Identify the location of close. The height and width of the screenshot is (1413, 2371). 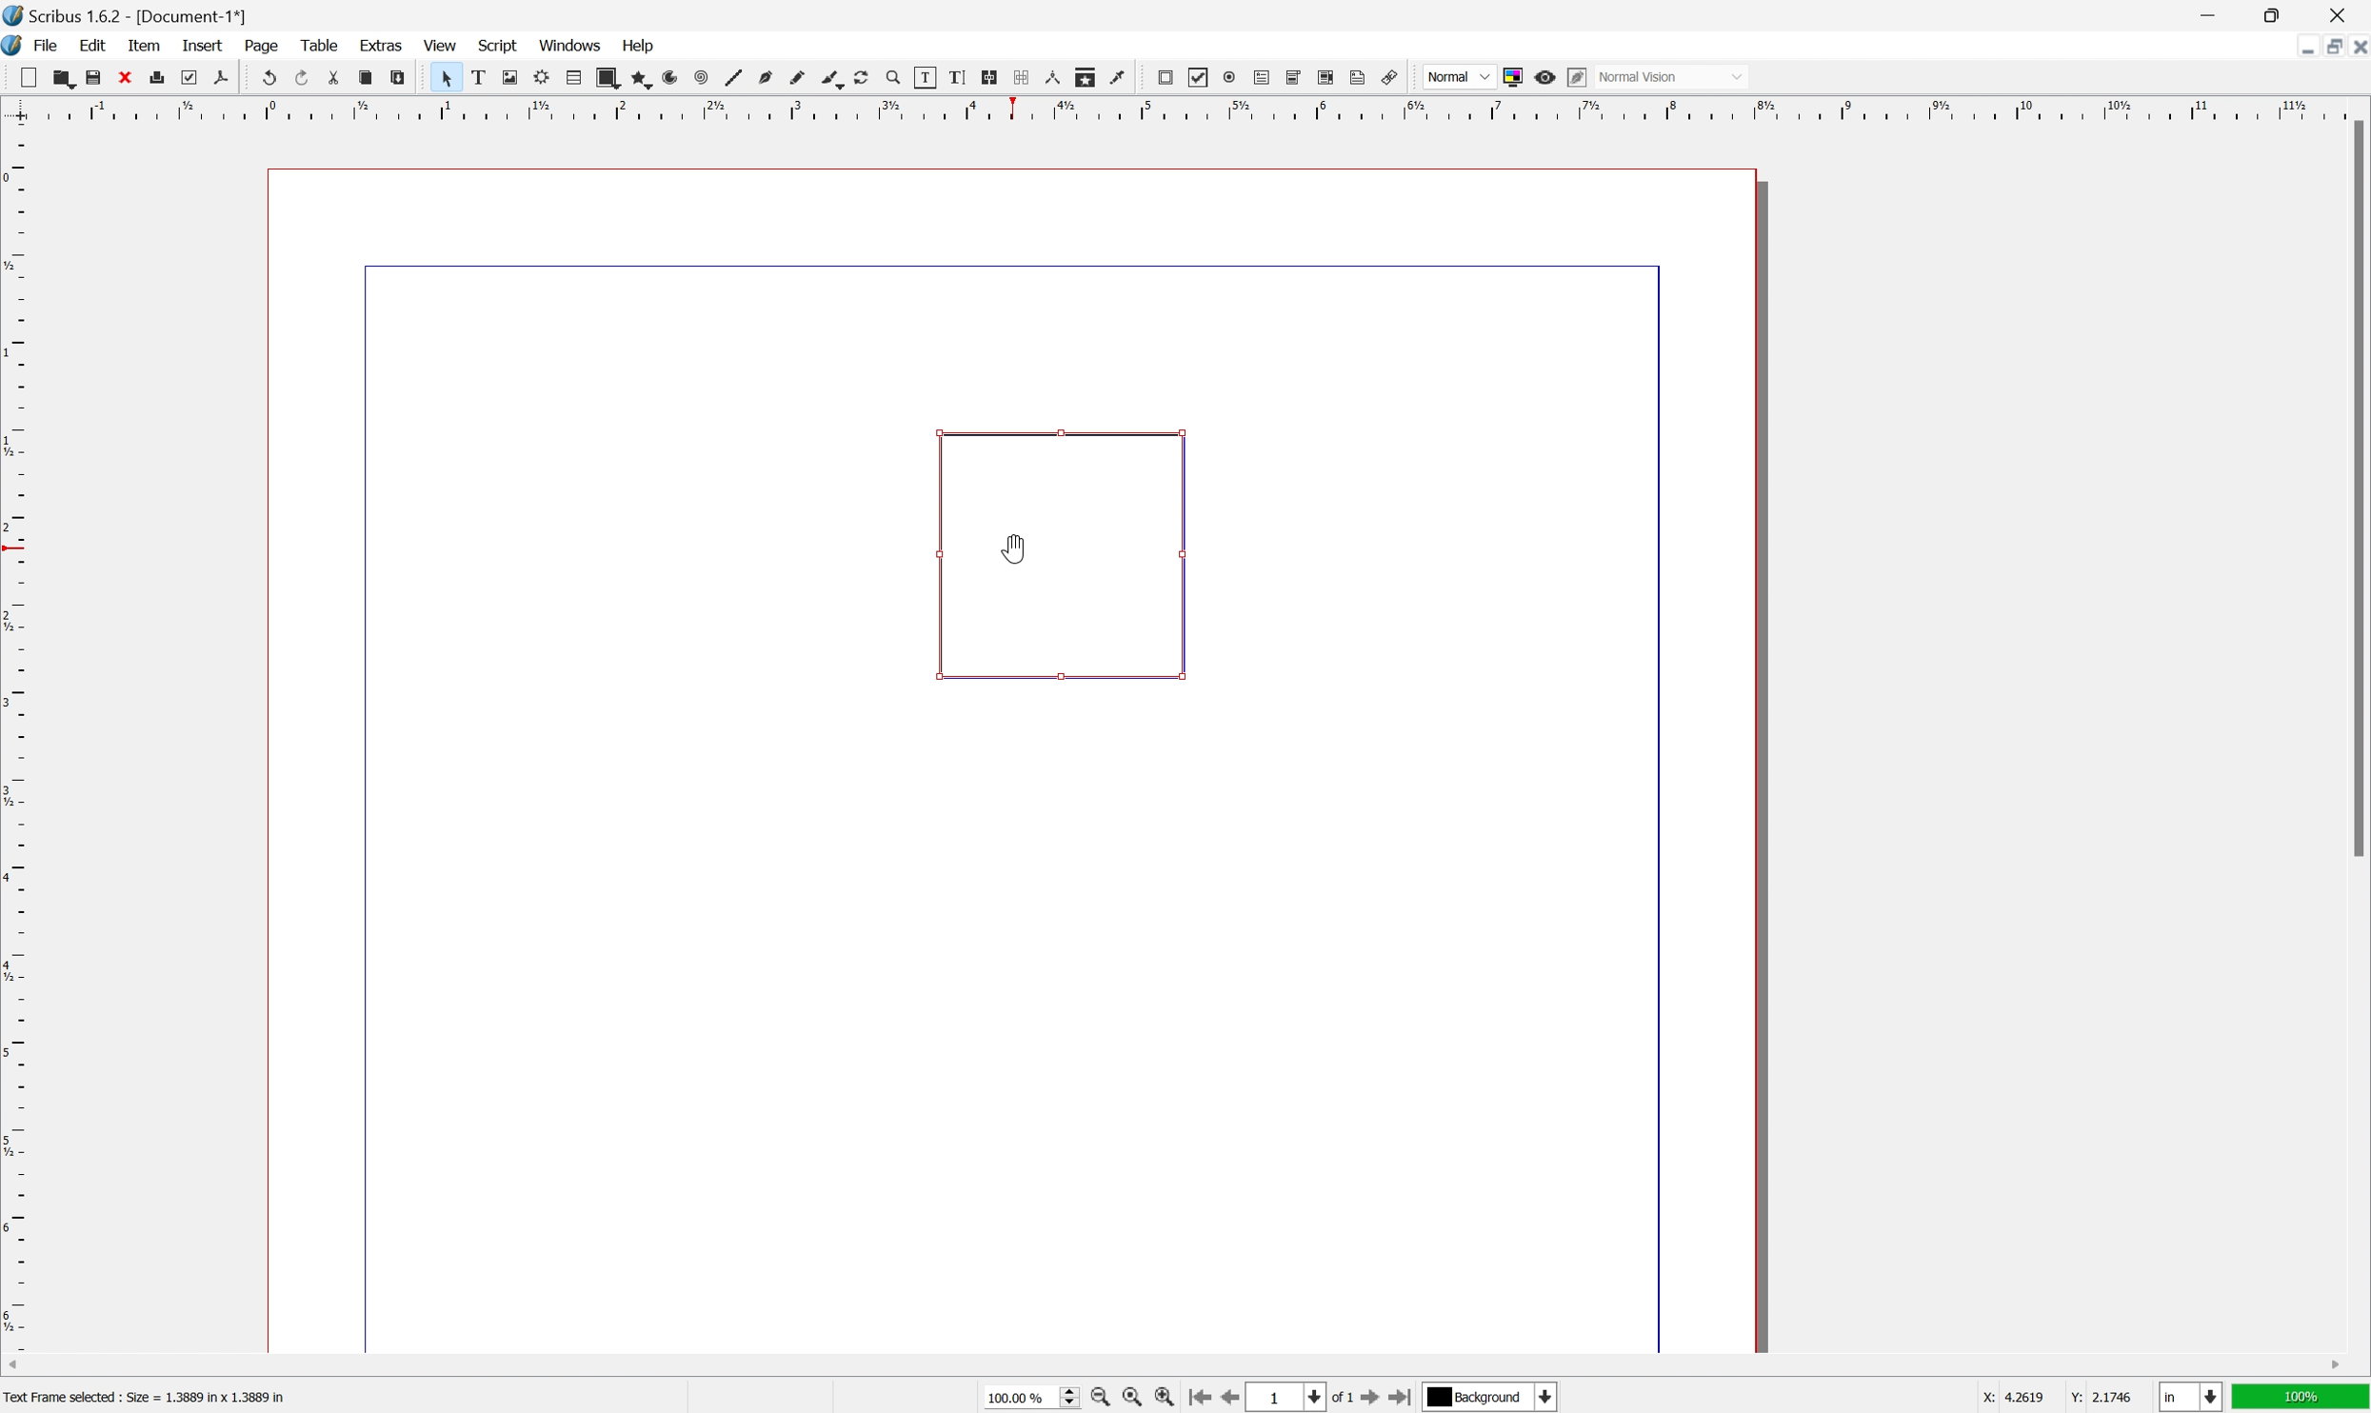
(124, 77).